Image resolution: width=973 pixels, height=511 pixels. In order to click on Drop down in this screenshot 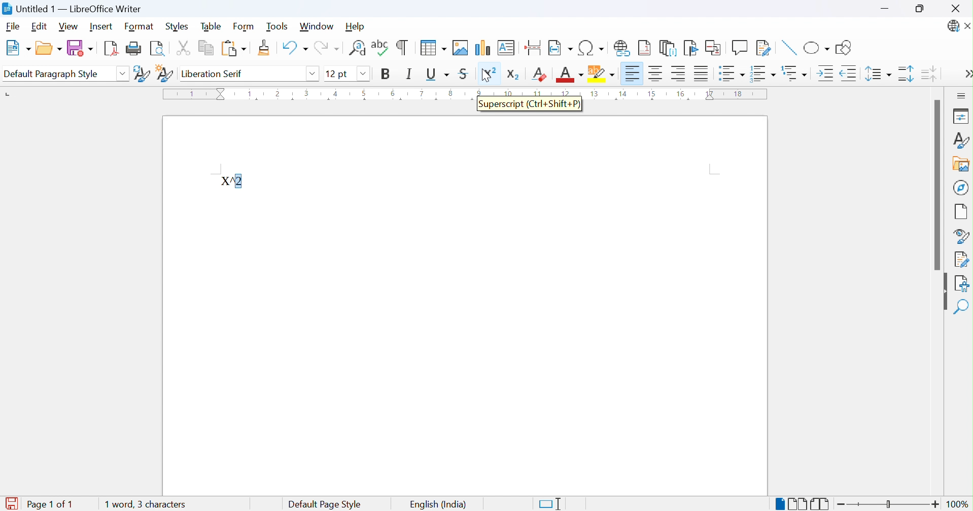, I will do `click(314, 74)`.